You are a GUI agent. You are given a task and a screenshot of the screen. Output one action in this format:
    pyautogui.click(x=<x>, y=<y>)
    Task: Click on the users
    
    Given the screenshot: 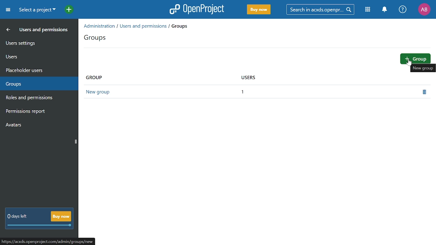 What is the action you would take?
    pyautogui.click(x=250, y=78)
    